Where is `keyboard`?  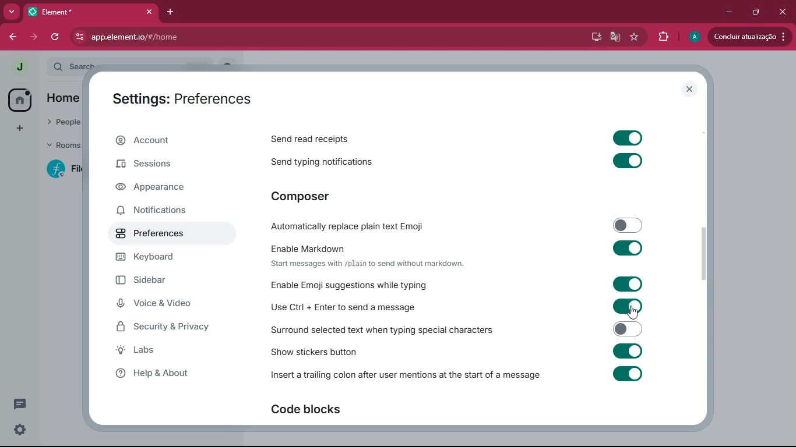 keyboard is located at coordinates (162, 259).